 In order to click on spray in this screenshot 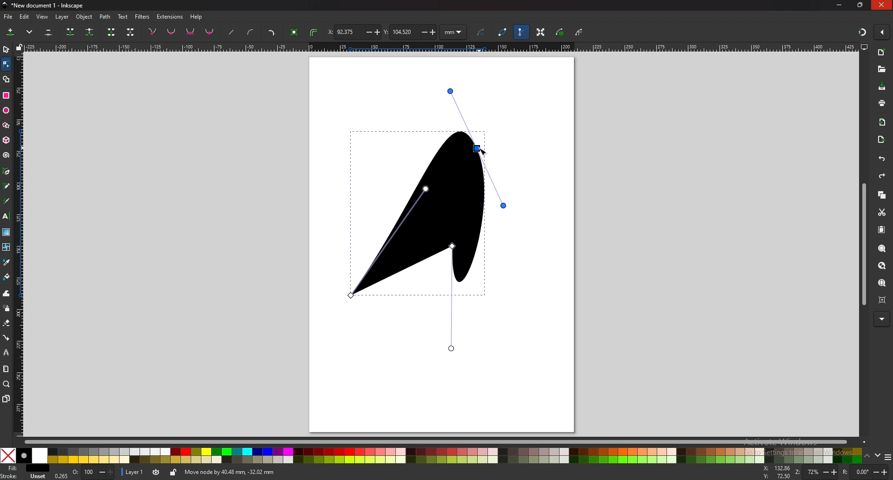, I will do `click(7, 308)`.